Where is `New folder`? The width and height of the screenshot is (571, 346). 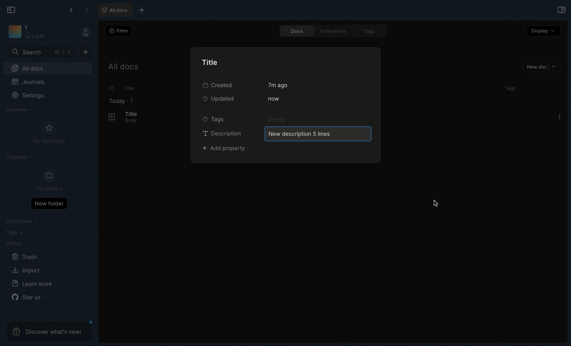 New folder is located at coordinates (49, 203).